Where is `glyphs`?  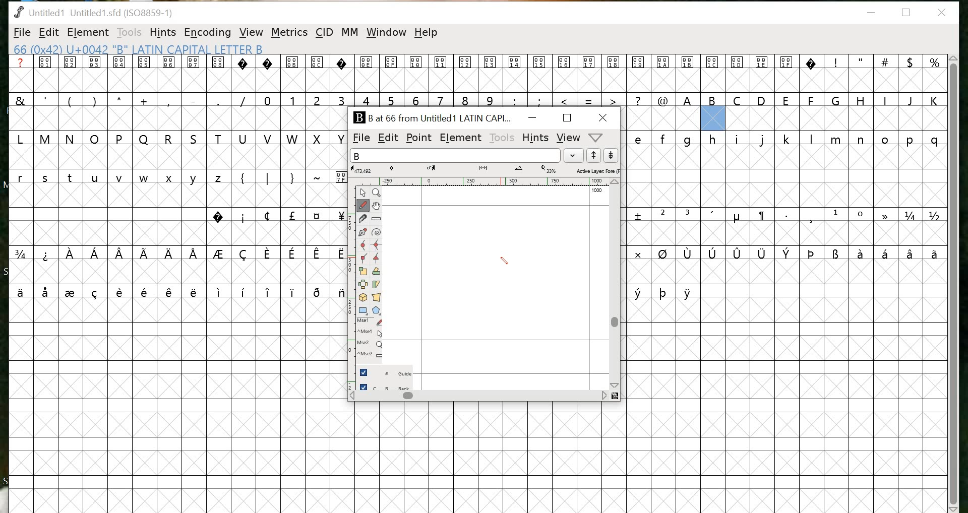 glyphs is located at coordinates (646, 81).